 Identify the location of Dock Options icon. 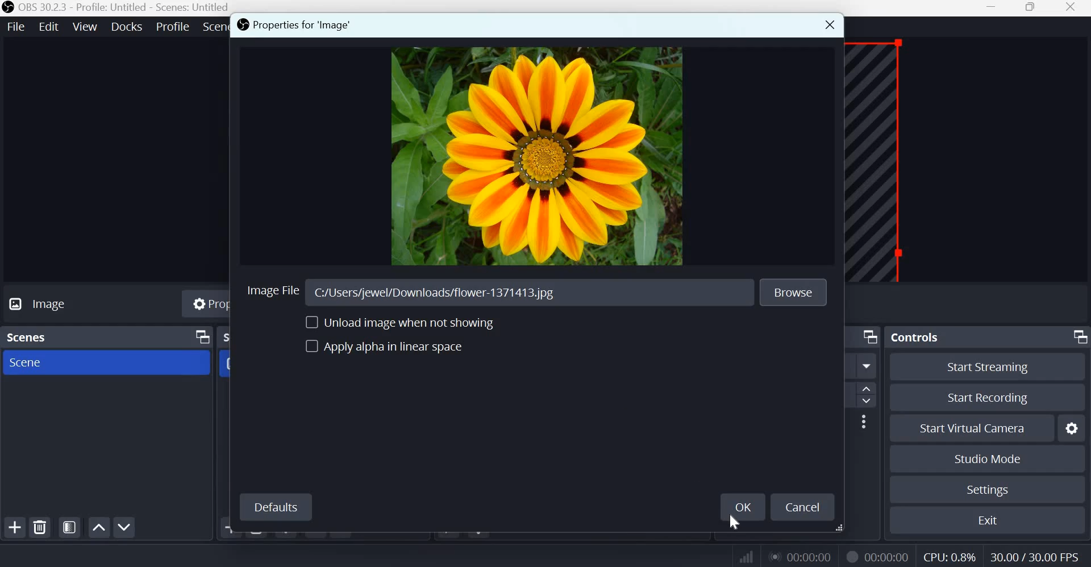
(199, 337).